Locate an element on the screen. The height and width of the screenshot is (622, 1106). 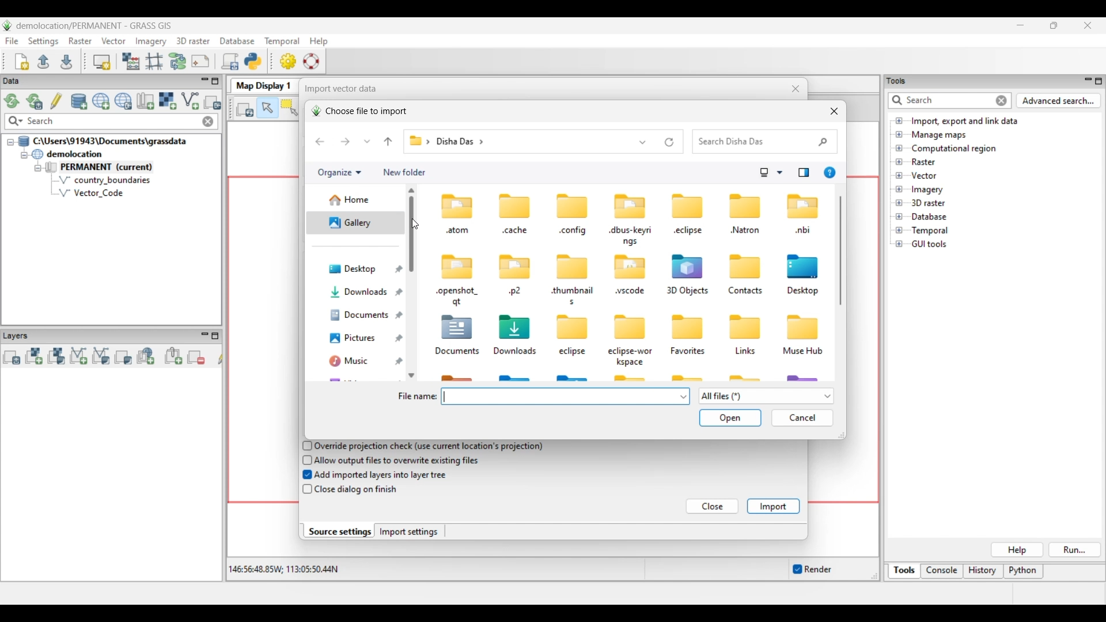
Click to open files under Vector is located at coordinates (899, 176).